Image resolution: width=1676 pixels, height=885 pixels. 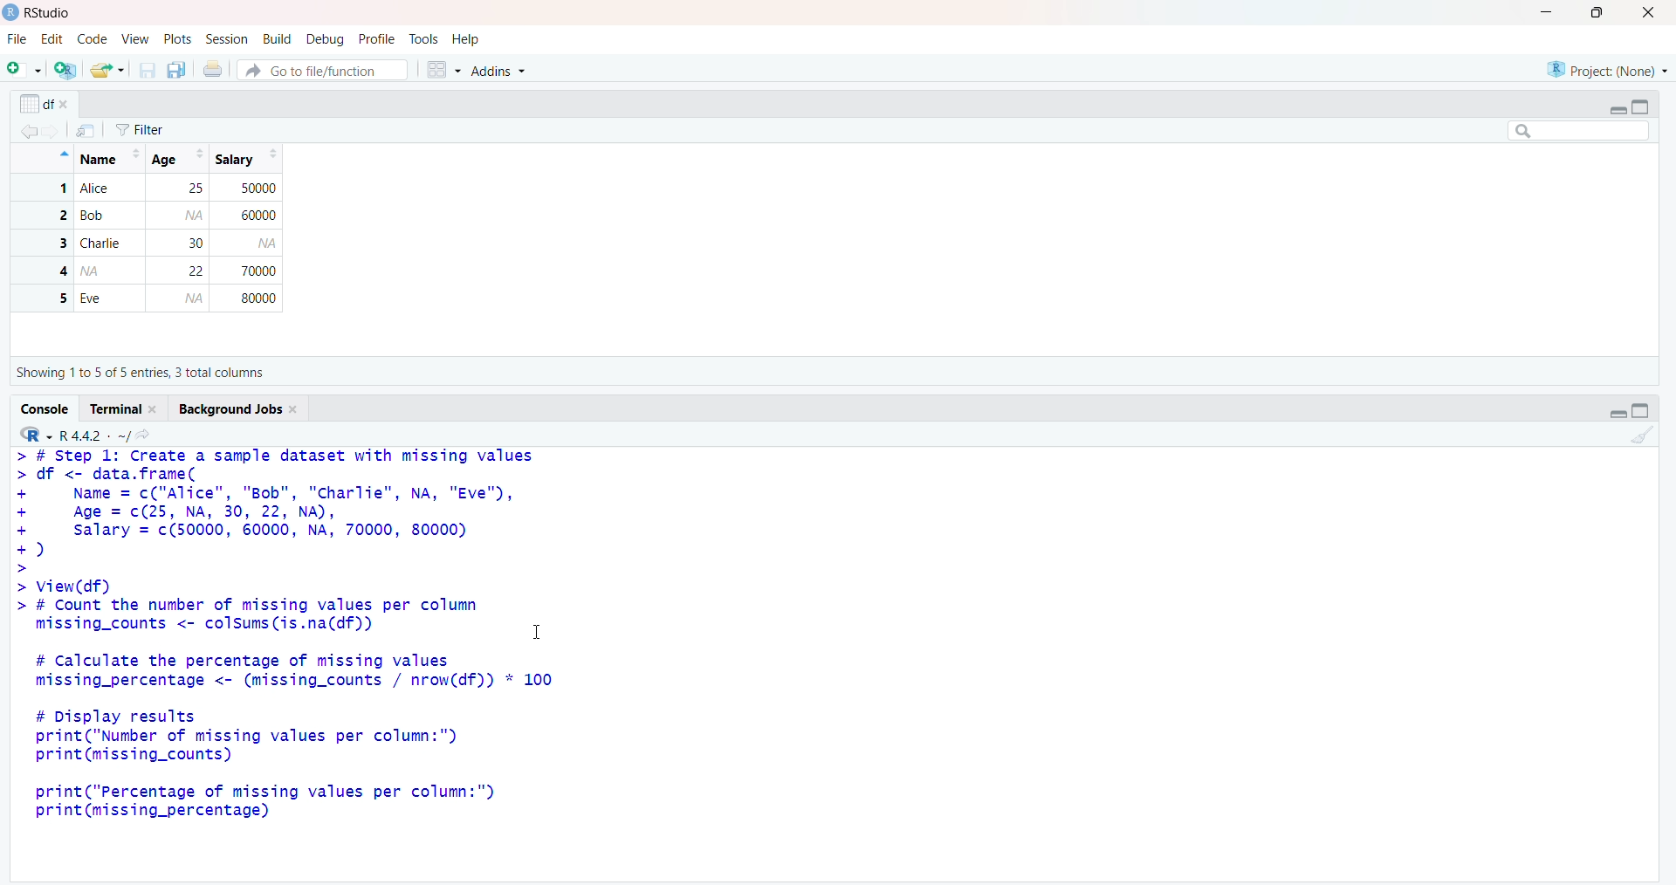 What do you see at coordinates (1643, 440) in the screenshot?
I see `Clear console` at bounding box center [1643, 440].